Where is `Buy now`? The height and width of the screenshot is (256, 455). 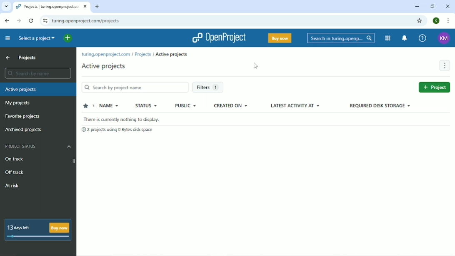 Buy now is located at coordinates (60, 226).